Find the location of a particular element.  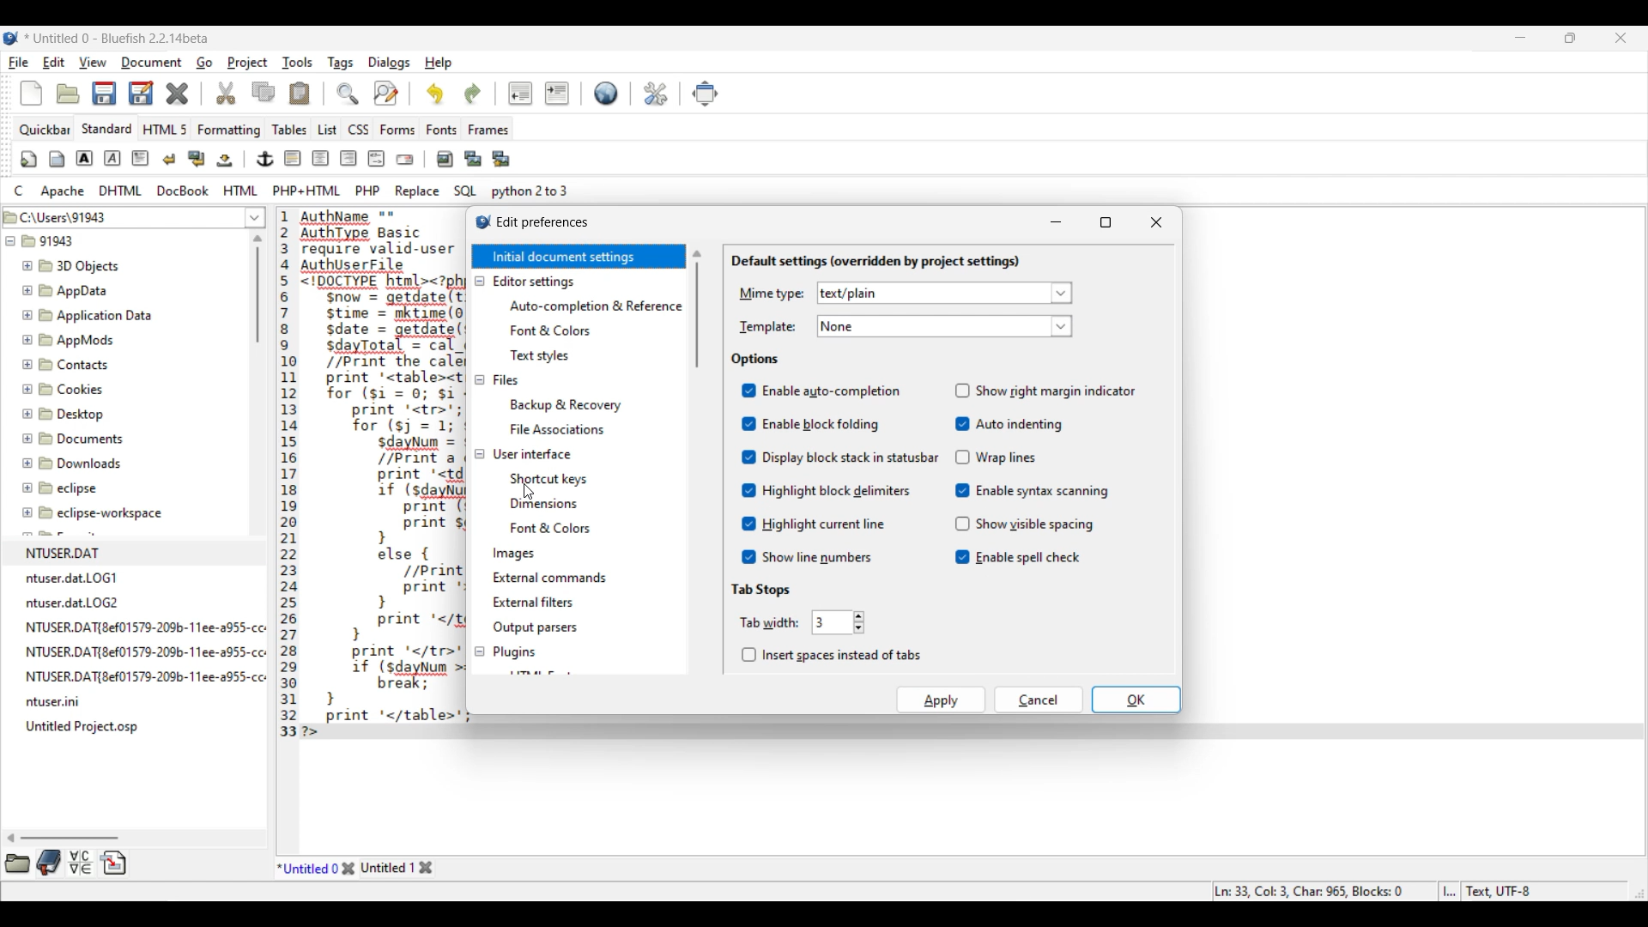

NTUSER.DAT is located at coordinates (112, 550).